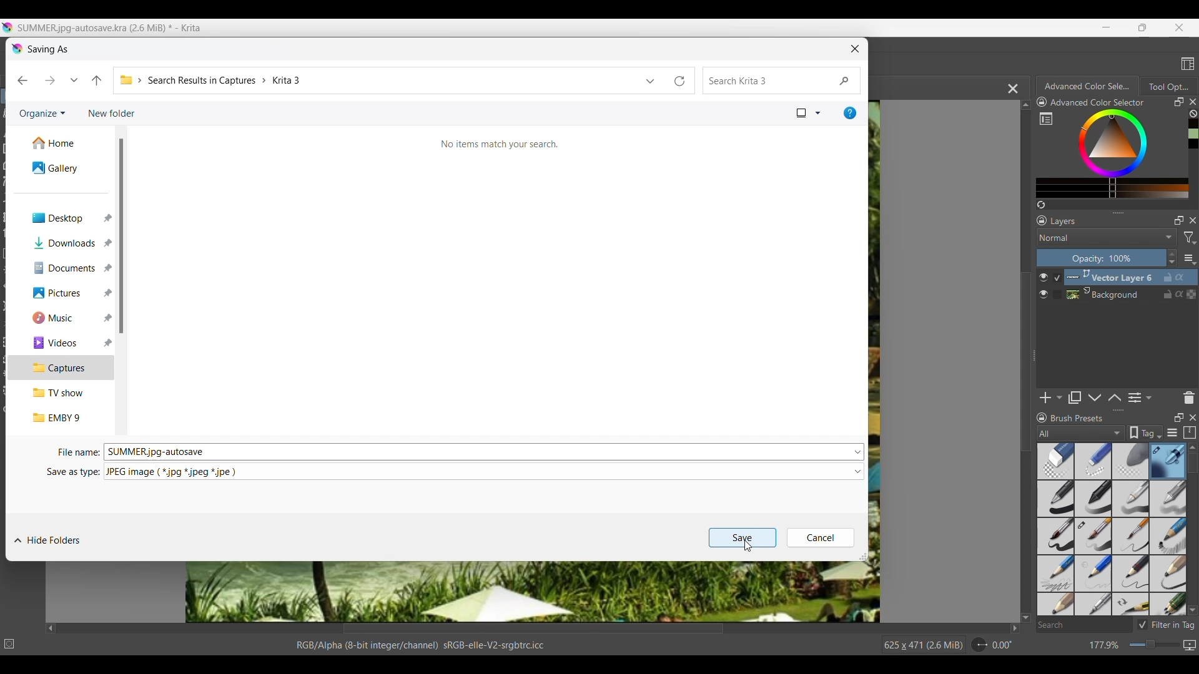 The image size is (1199, 674). Describe the element at coordinates (111, 28) in the screenshot. I see `SUMMER.jpg-autosave.kra(2.6MB)*-Krita` at that location.